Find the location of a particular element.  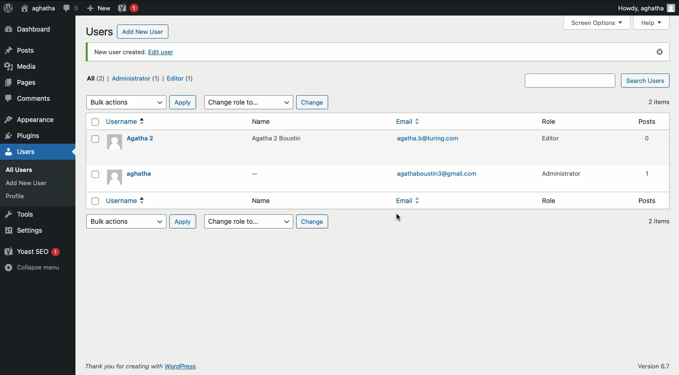

Search Users is located at coordinates (645, 81).